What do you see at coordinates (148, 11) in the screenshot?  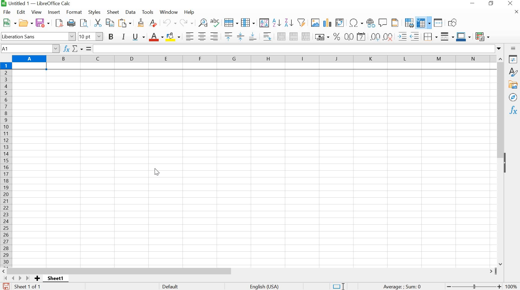 I see `TOOLS` at bounding box center [148, 11].